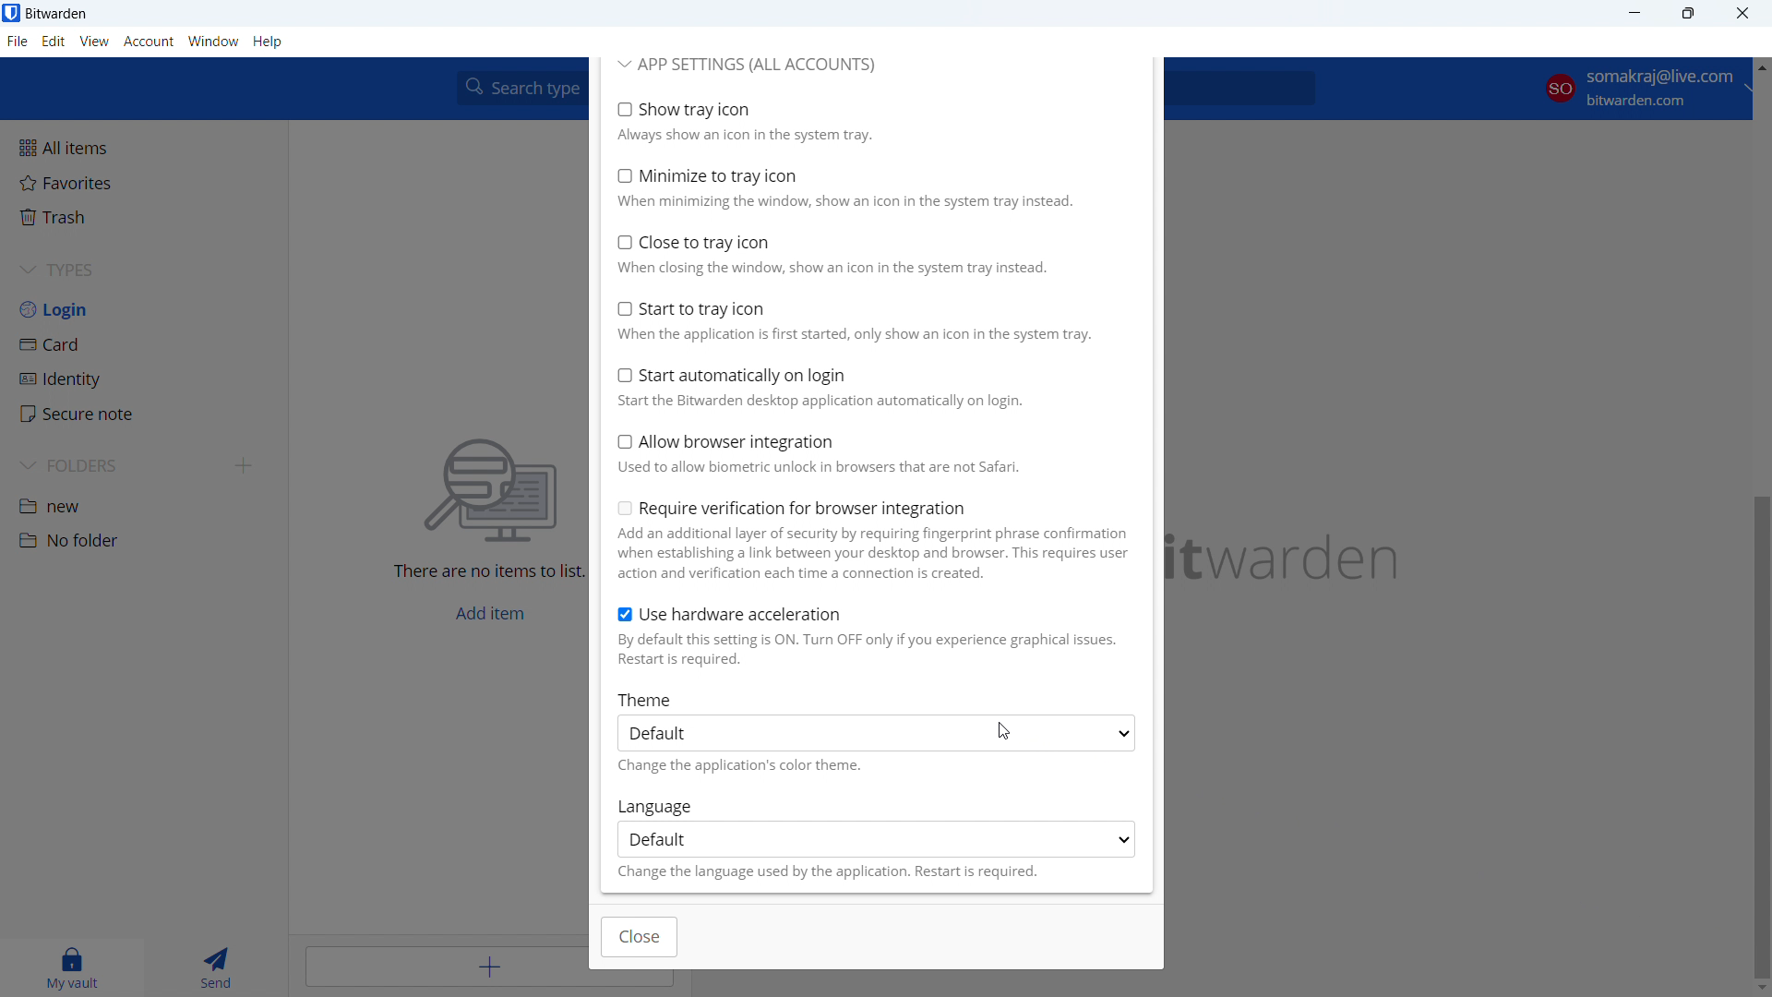  I want to click on minimize, so click(1634, 14).